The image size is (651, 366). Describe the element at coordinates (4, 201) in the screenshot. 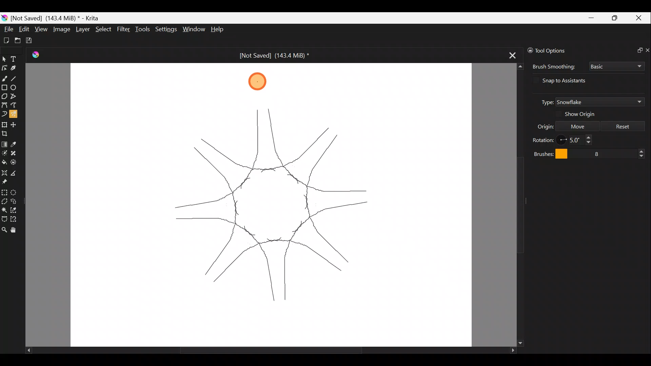

I see `Polygonal selection tool` at that location.